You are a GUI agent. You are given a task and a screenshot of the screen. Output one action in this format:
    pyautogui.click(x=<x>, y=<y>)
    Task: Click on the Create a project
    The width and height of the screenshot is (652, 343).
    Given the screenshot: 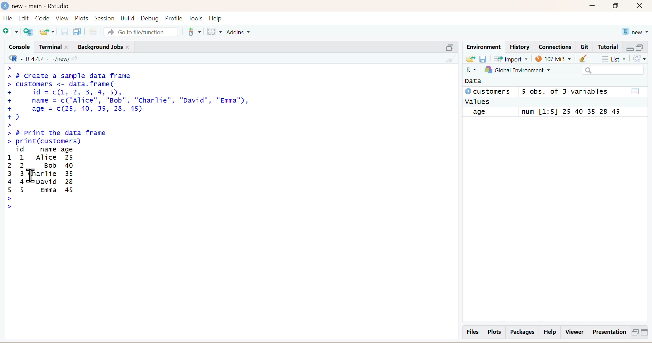 What is the action you would take?
    pyautogui.click(x=30, y=31)
    